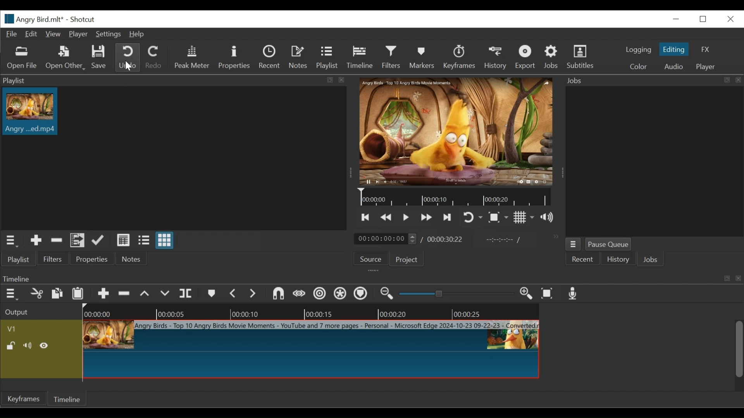 The image size is (744, 418). I want to click on View as file, so click(143, 240).